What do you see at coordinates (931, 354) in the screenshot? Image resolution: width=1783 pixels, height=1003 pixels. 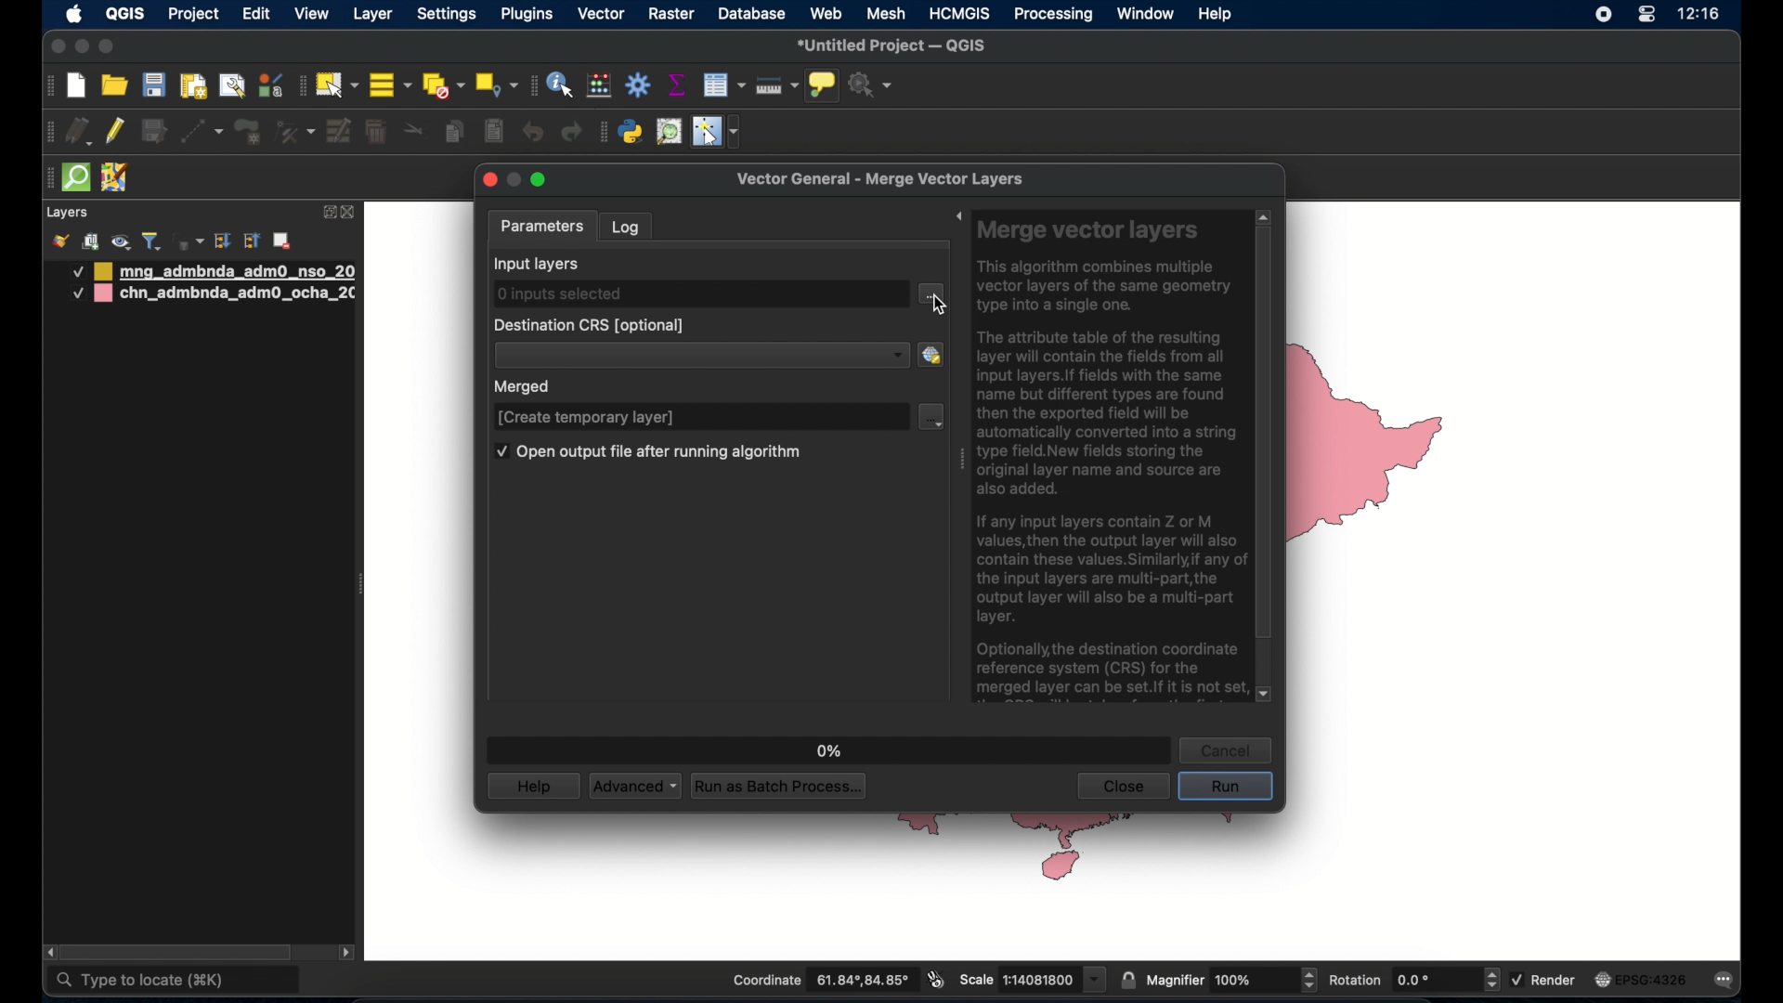 I see `select crs` at bounding box center [931, 354].